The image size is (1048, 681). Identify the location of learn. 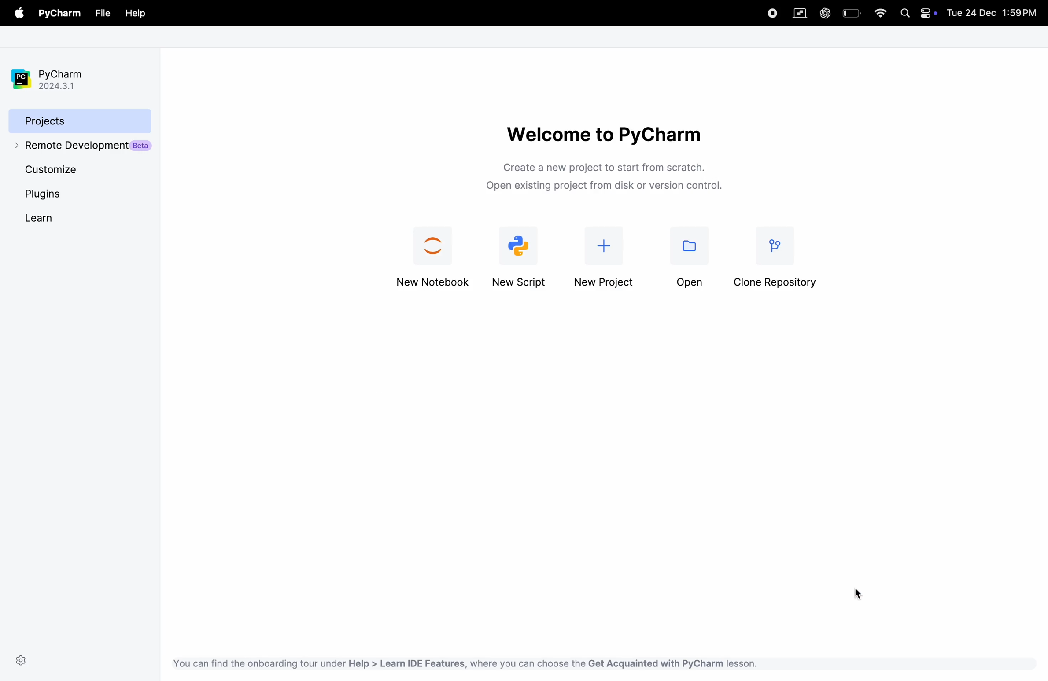
(38, 218).